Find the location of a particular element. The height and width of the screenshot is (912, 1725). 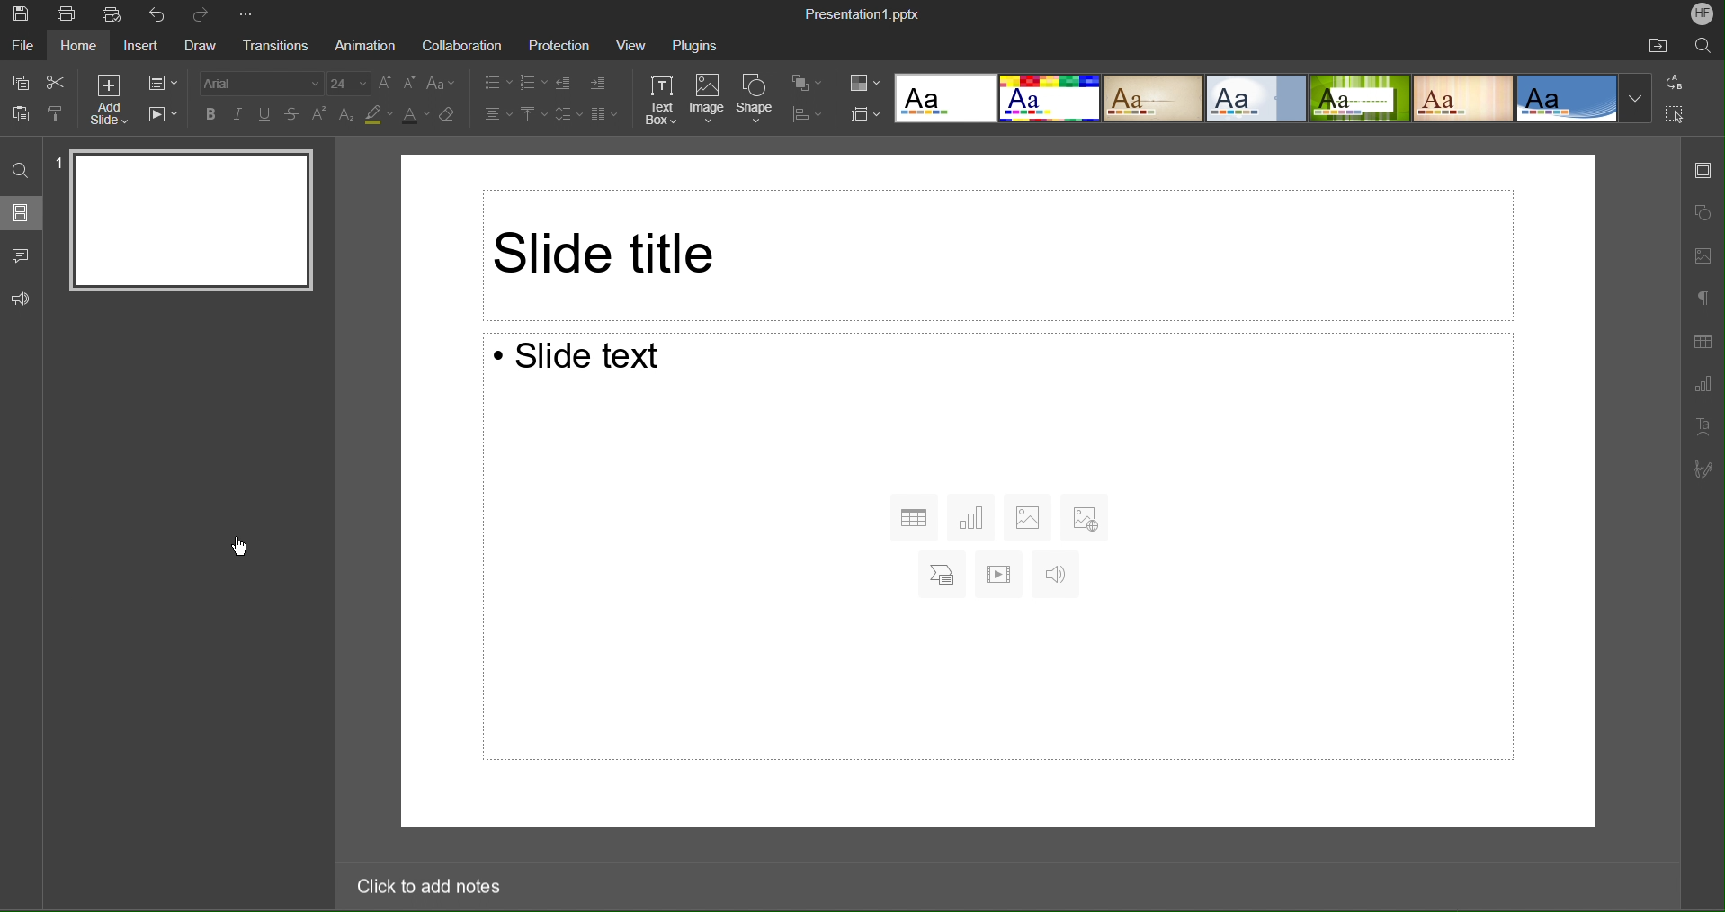

Slide Settings is located at coordinates (1704, 170).